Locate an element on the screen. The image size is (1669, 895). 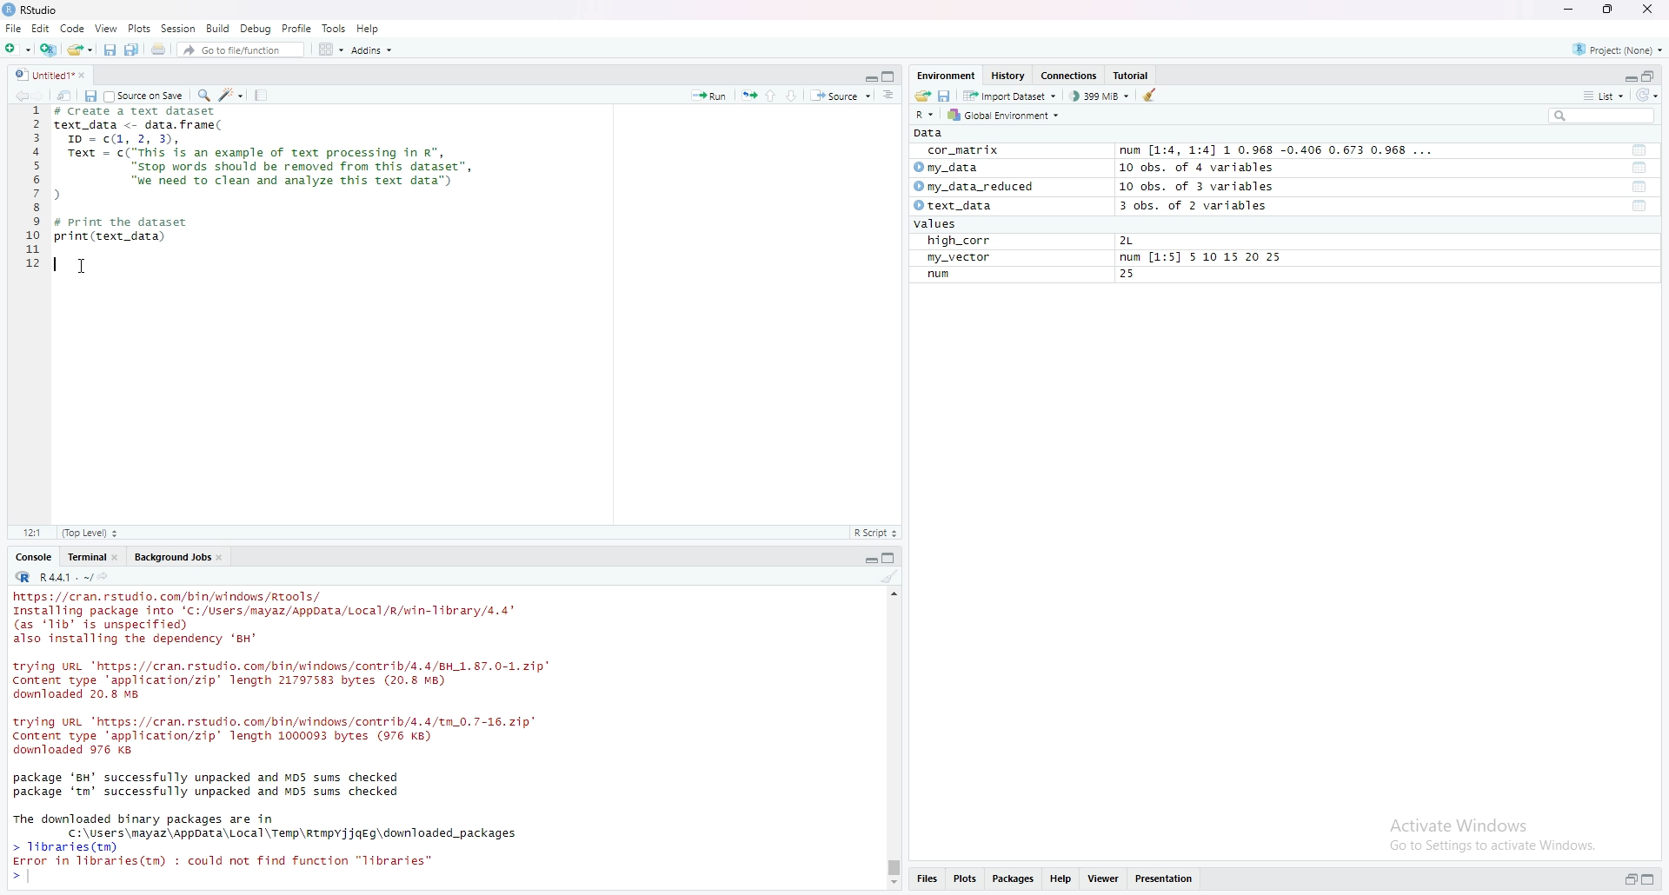
addins is located at coordinates (375, 51).